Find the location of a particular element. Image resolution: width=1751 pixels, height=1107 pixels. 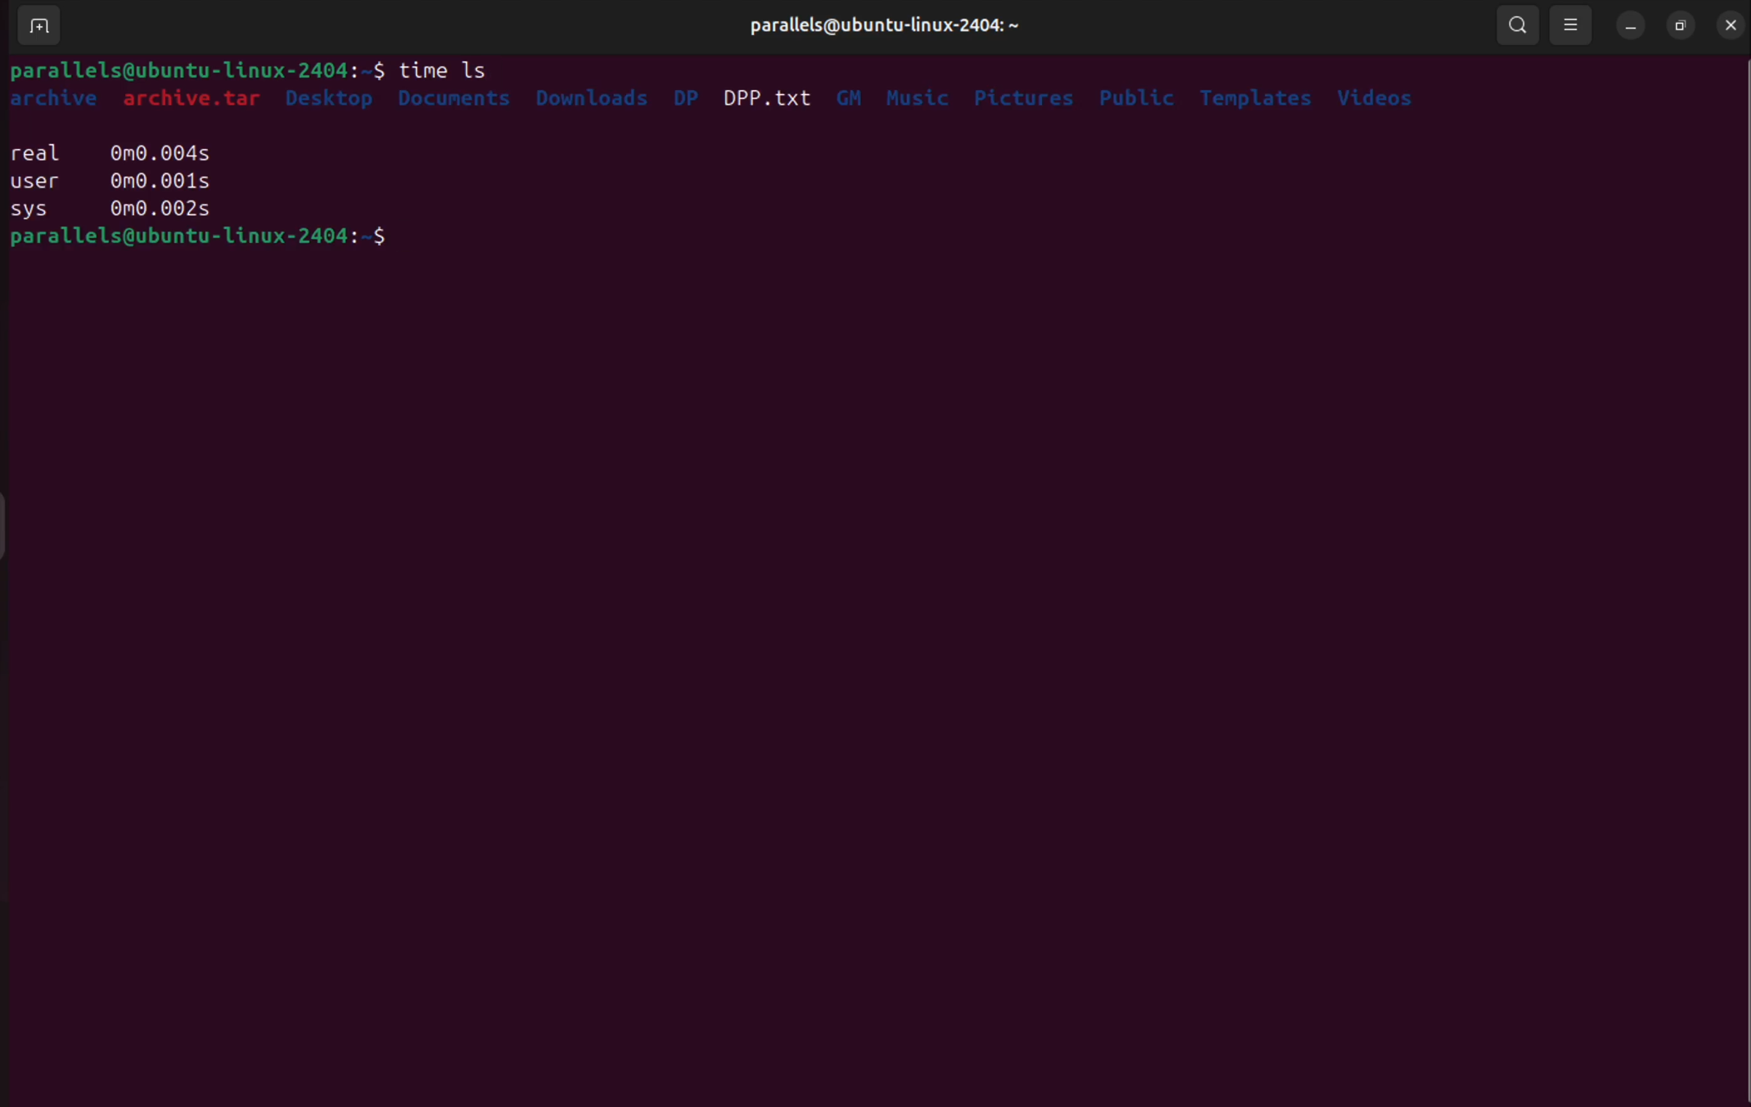

user is located at coordinates (32, 181).